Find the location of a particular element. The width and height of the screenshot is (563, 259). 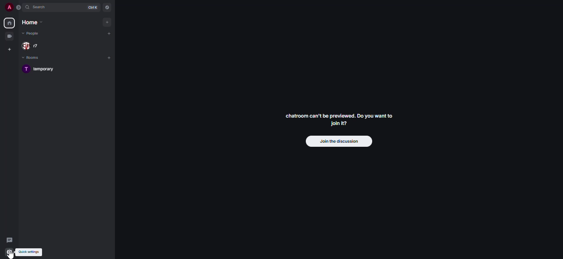

room is located at coordinates (40, 69).